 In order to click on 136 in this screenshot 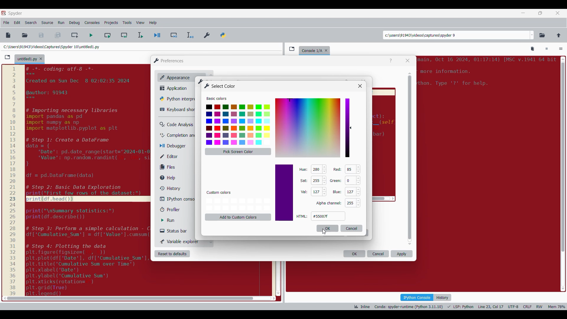, I will do `click(315, 191)`.